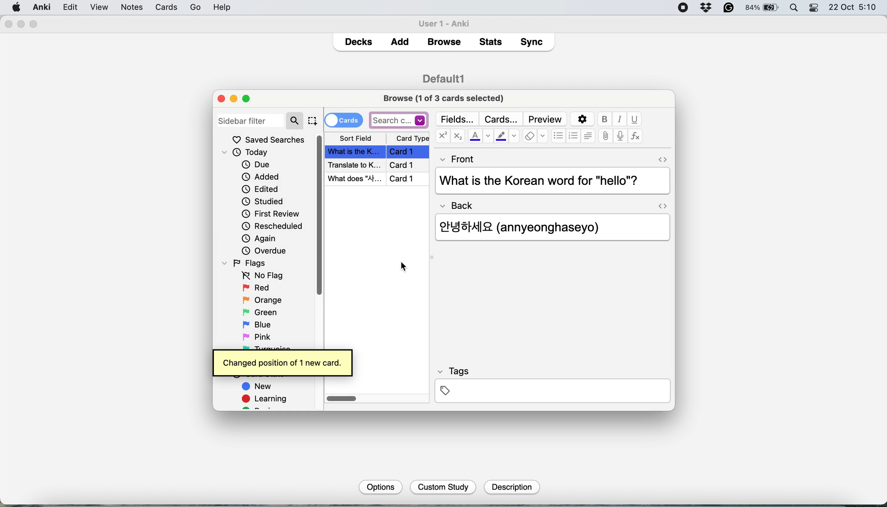 This screenshot has height=507, width=887. What do you see at coordinates (606, 136) in the screenshot?
I see `attachment` at bounding box center [606, 136].